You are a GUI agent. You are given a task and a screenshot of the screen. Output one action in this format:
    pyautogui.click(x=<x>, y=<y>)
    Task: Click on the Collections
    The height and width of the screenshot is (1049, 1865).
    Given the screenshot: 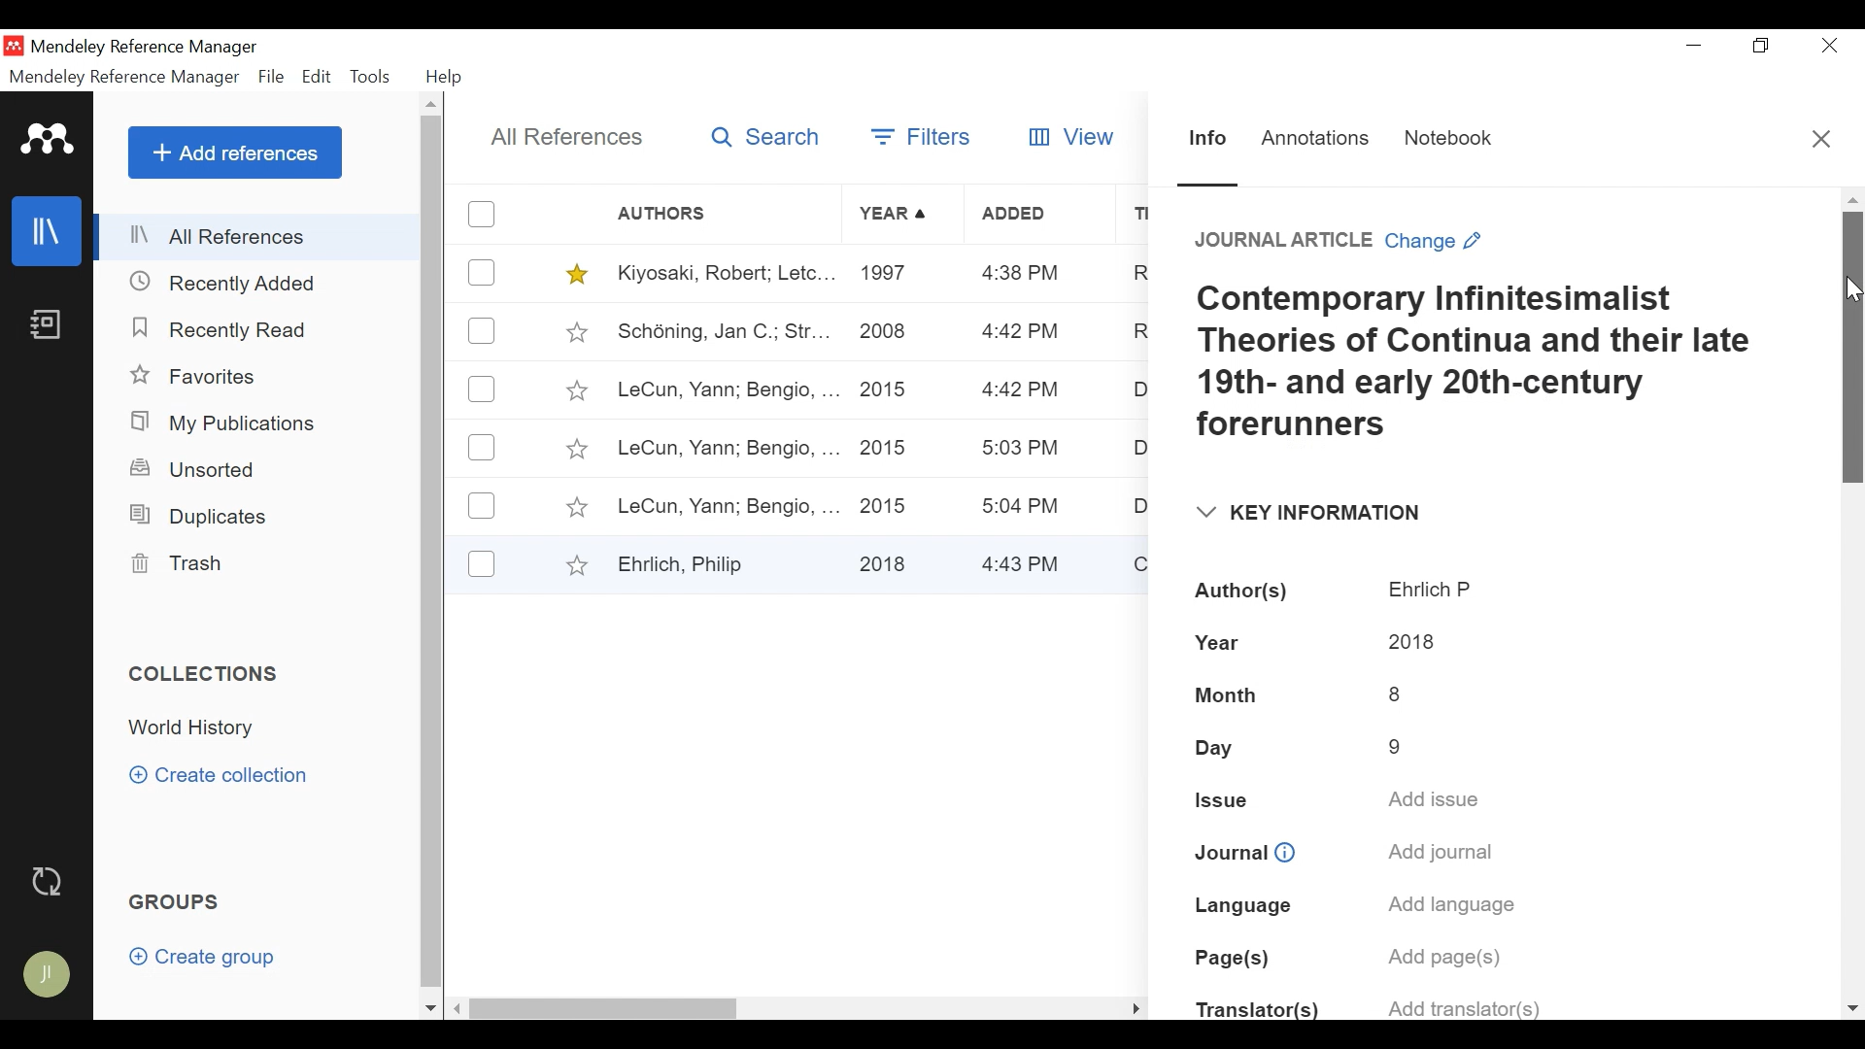 What is the action you would take?
    pyautogui.click(x=206, y=675)
    